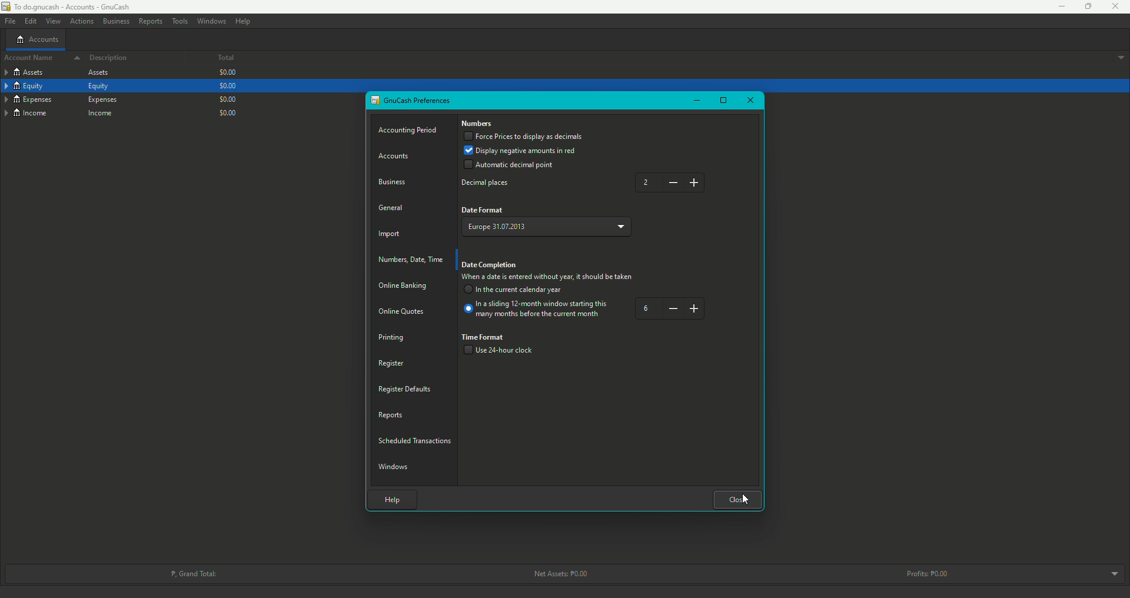 Image resolution: width=1130 pixels, height=598 pixels. What do you see at coordinates (406, 388) in the screenshot?
I see `Registered Defaults` at bounding box center [406, 388].